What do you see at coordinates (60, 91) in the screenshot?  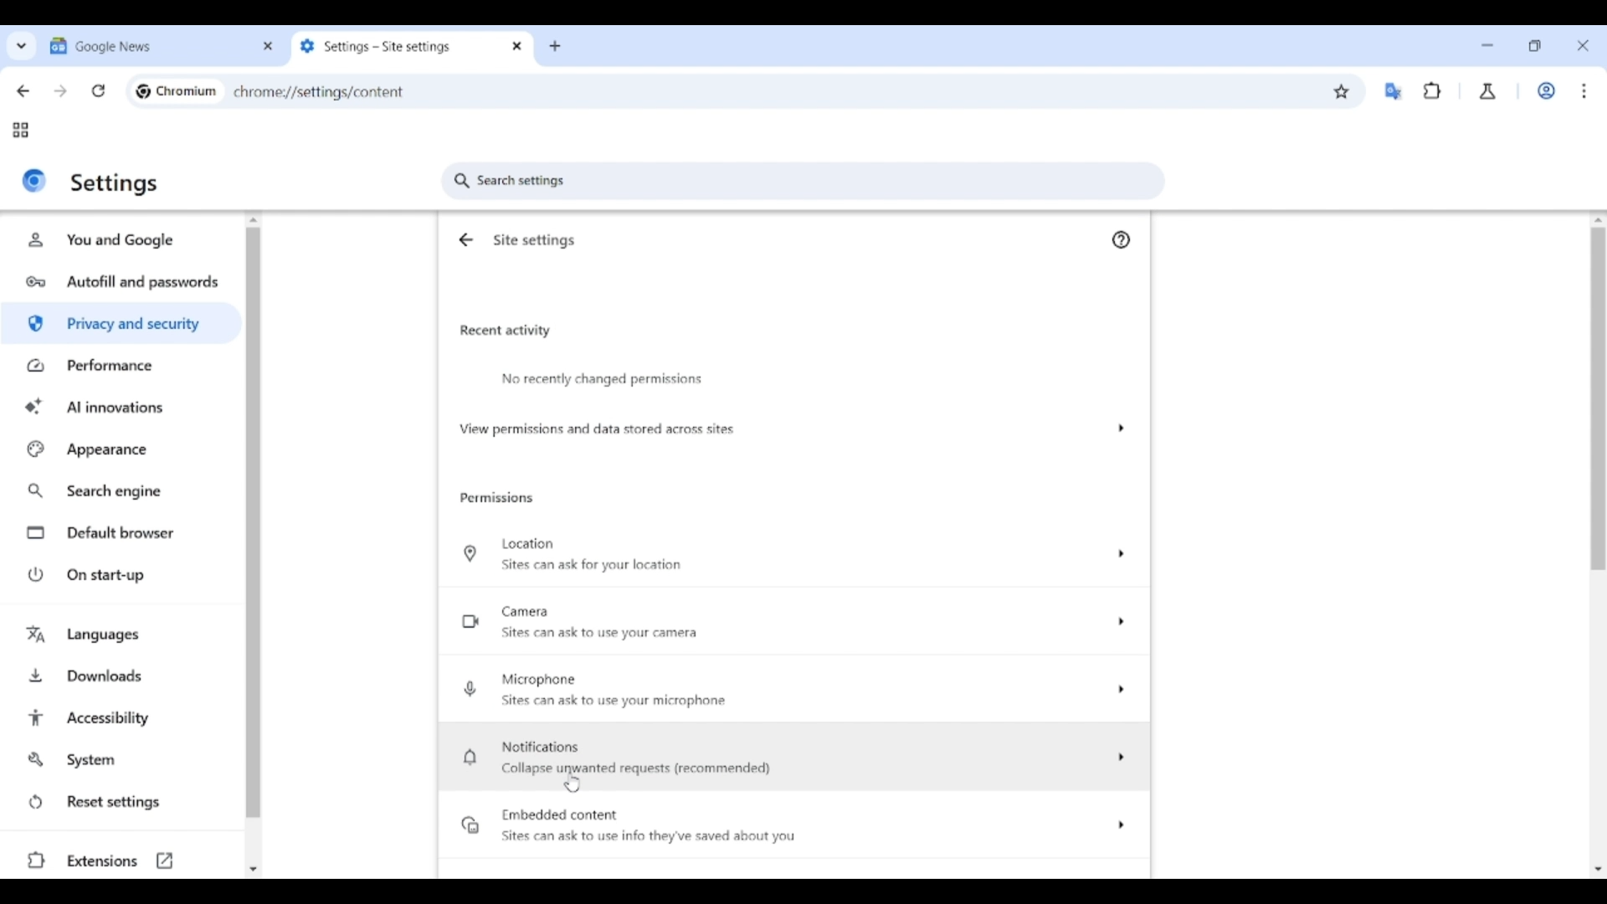 I see `Go forward` at bounding box center [60, 91].